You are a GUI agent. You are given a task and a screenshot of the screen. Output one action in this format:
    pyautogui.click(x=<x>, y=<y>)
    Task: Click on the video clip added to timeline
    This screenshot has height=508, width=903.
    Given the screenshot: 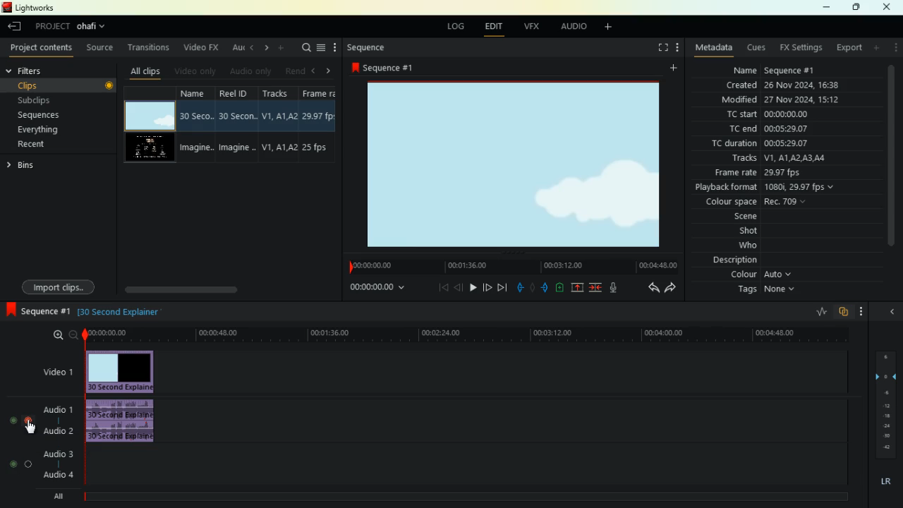 What is the action you would take?
    pyautogui.click(x=121, y=371)
    